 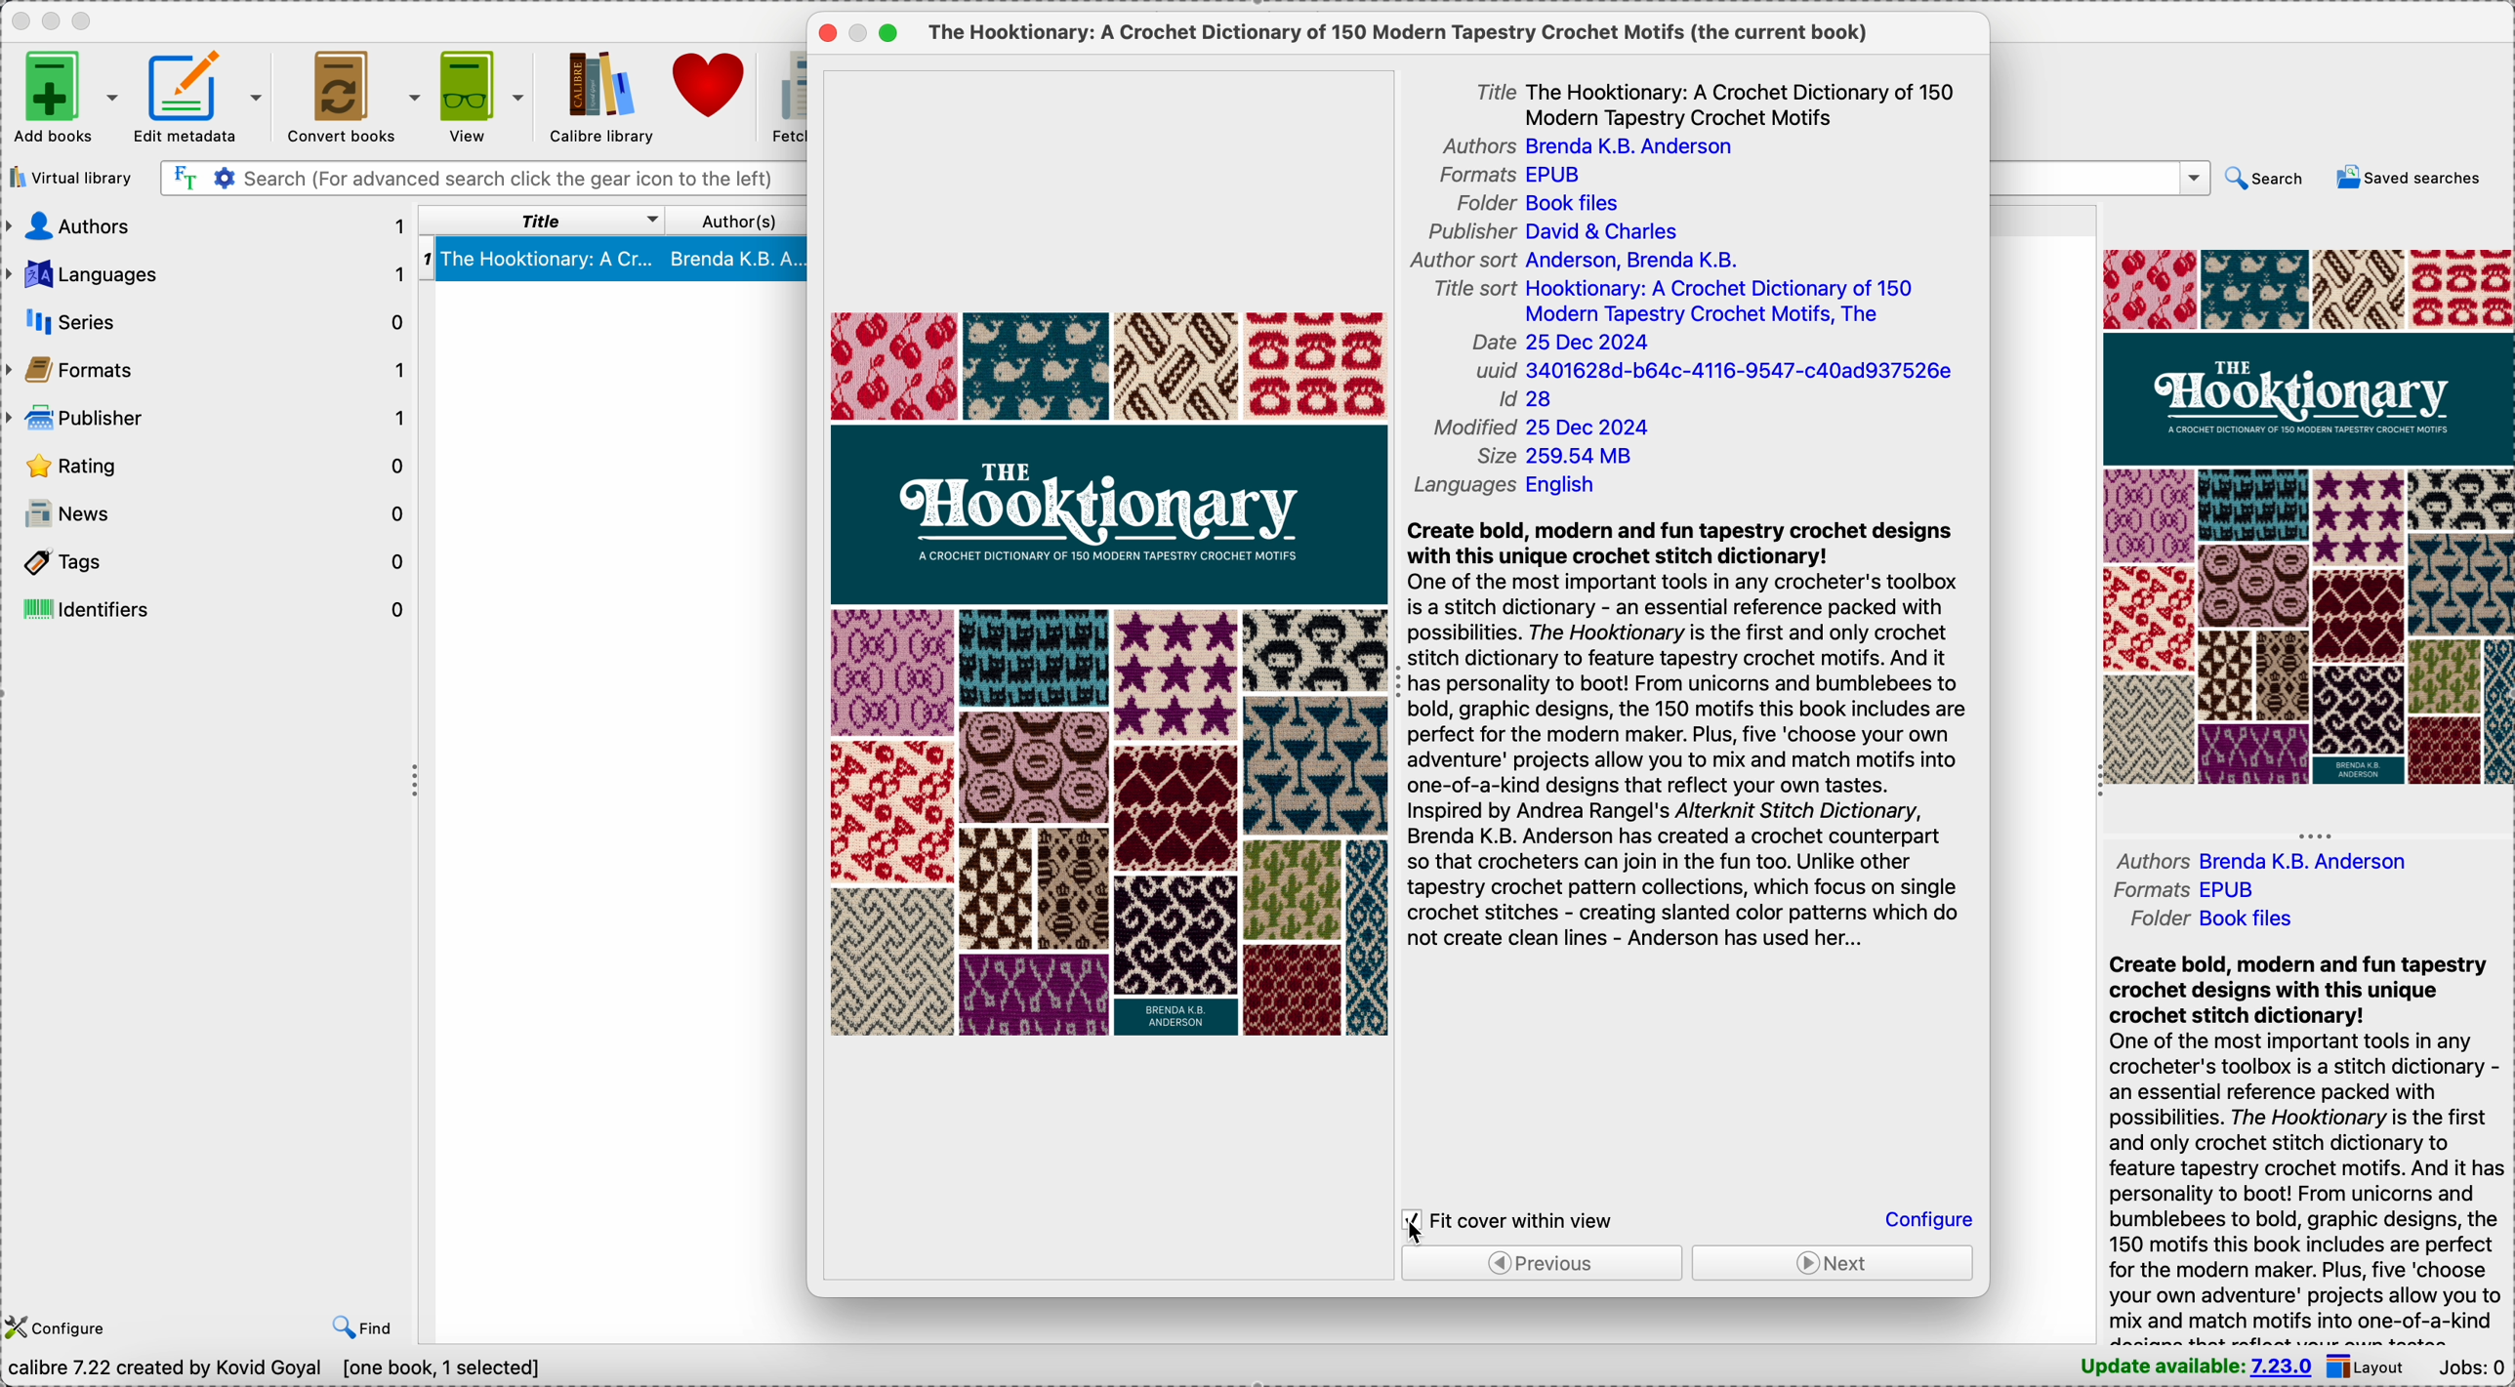 I want to click on data, so click(x=280, y=1370).